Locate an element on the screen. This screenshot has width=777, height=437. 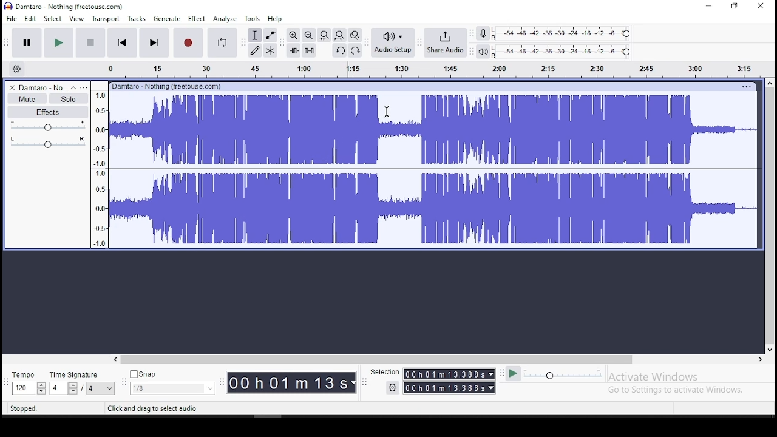
time menu is located at coordinates (449, 374).